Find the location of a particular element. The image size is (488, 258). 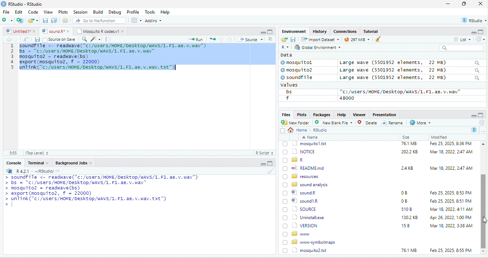

5108 is located at coordinates (405, 243).